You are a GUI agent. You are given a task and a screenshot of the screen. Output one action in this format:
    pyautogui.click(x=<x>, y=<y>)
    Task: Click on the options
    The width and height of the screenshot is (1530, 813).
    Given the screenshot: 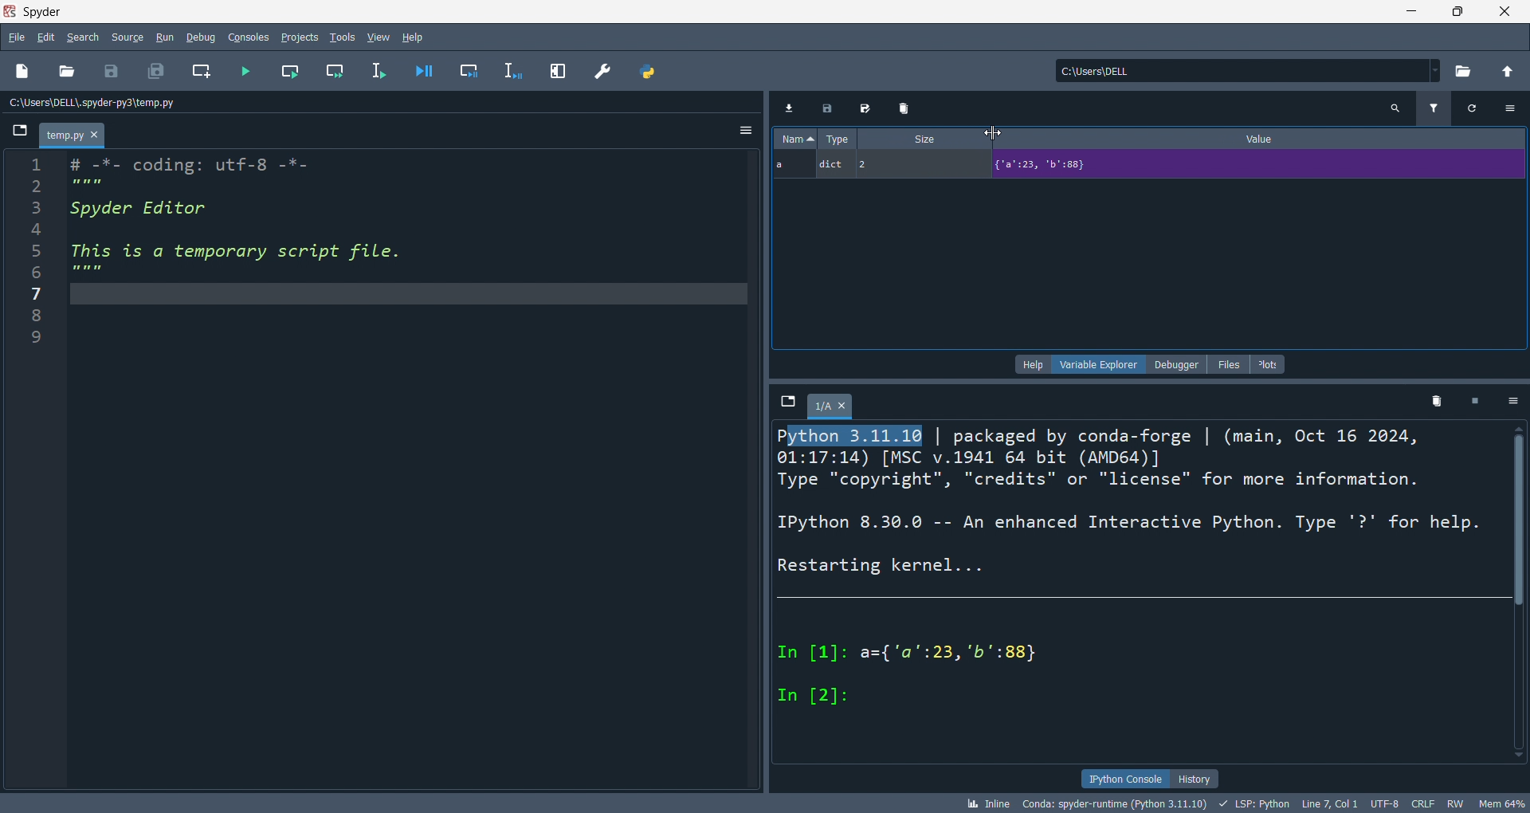 What is the action you would take?
    pyautogui.click(x=1512, y=401)
    